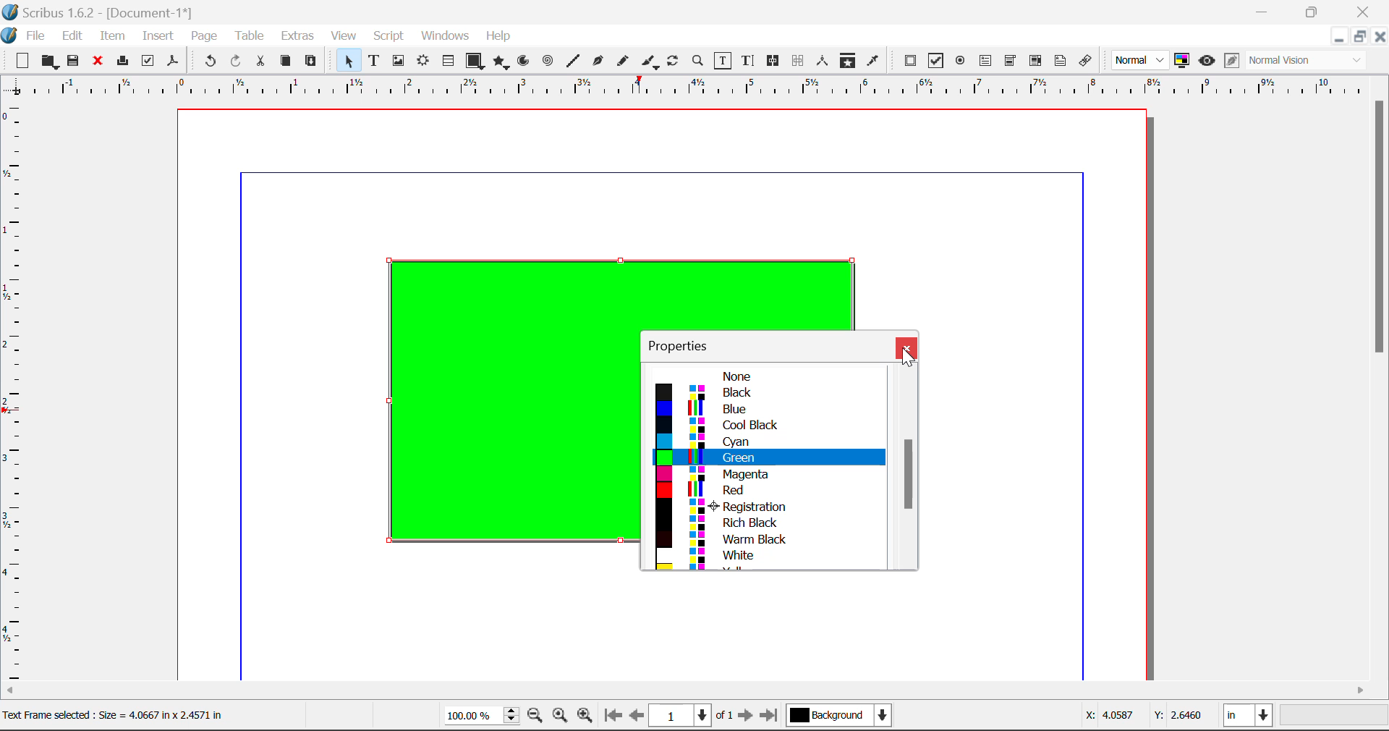 The height and width of the screenshot is (731, 1389). I want to click on Open, so click(49, 62).